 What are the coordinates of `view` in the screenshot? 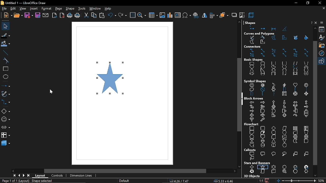 It's located at (22, 9).